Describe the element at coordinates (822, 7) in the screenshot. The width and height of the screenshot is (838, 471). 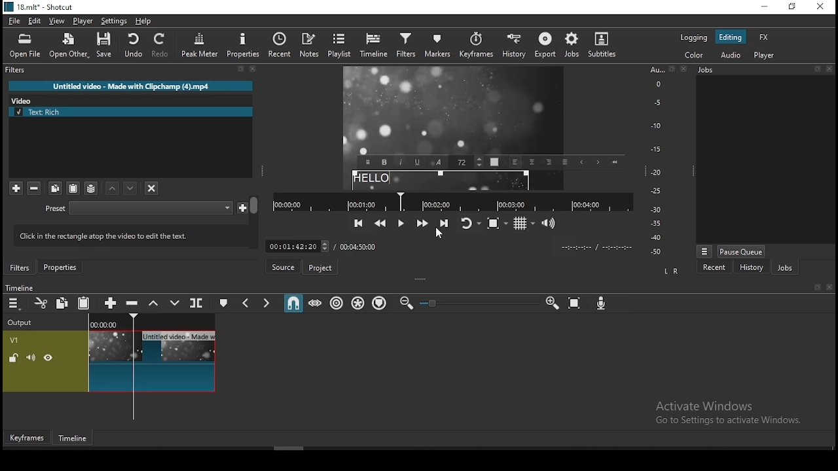
I see `close window` at that location.